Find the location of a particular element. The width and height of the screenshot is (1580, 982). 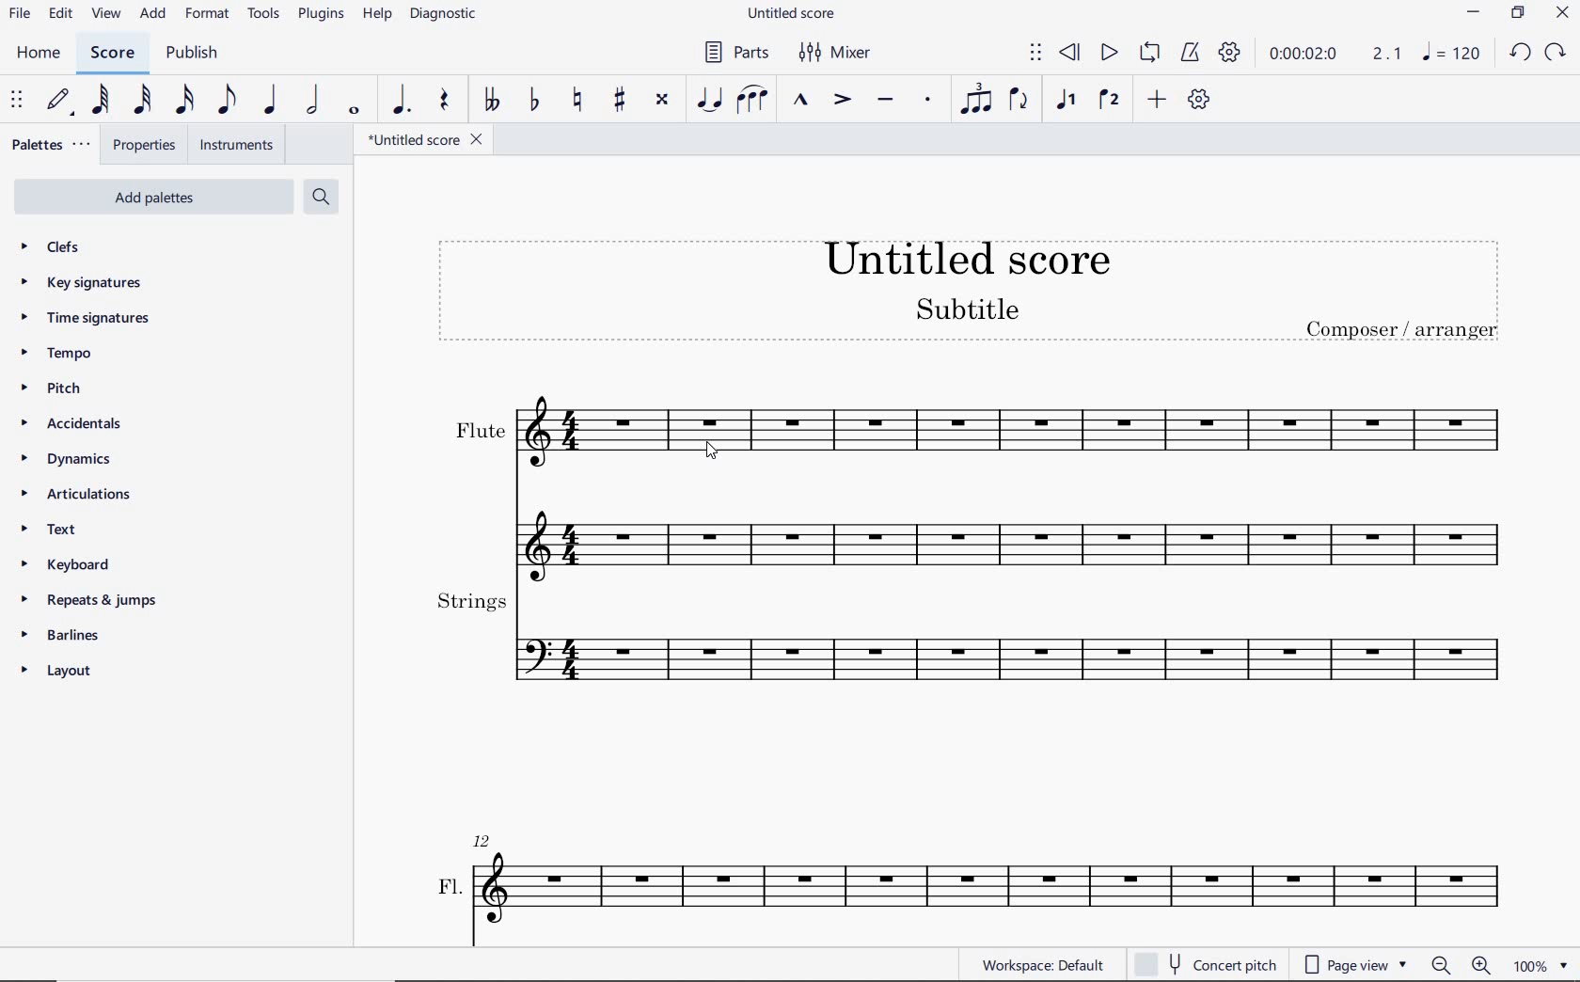

layout is located at coordinates (60, 673).